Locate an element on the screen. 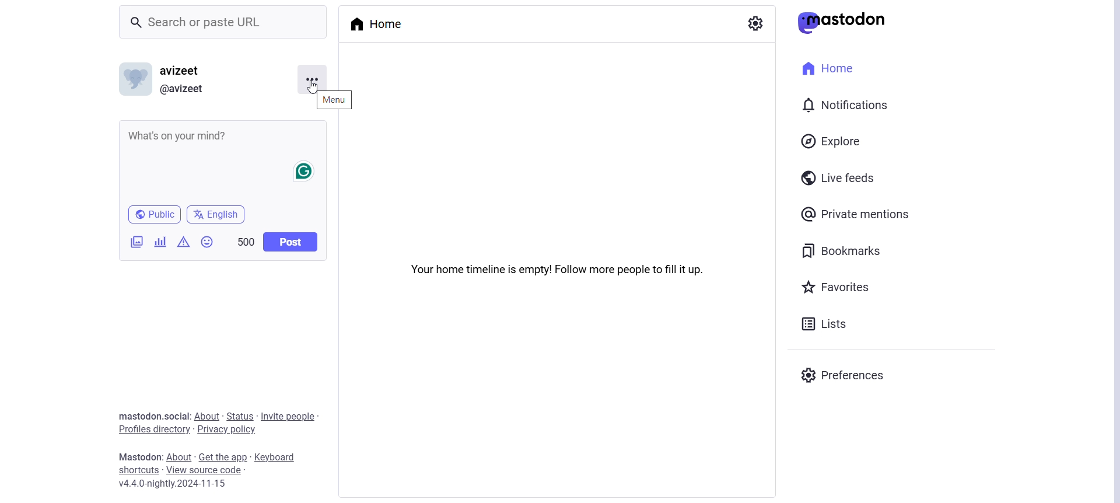 Image resolution: width=1120 pixels, height=503 pixels. Text is located at coordinates (139, 456).